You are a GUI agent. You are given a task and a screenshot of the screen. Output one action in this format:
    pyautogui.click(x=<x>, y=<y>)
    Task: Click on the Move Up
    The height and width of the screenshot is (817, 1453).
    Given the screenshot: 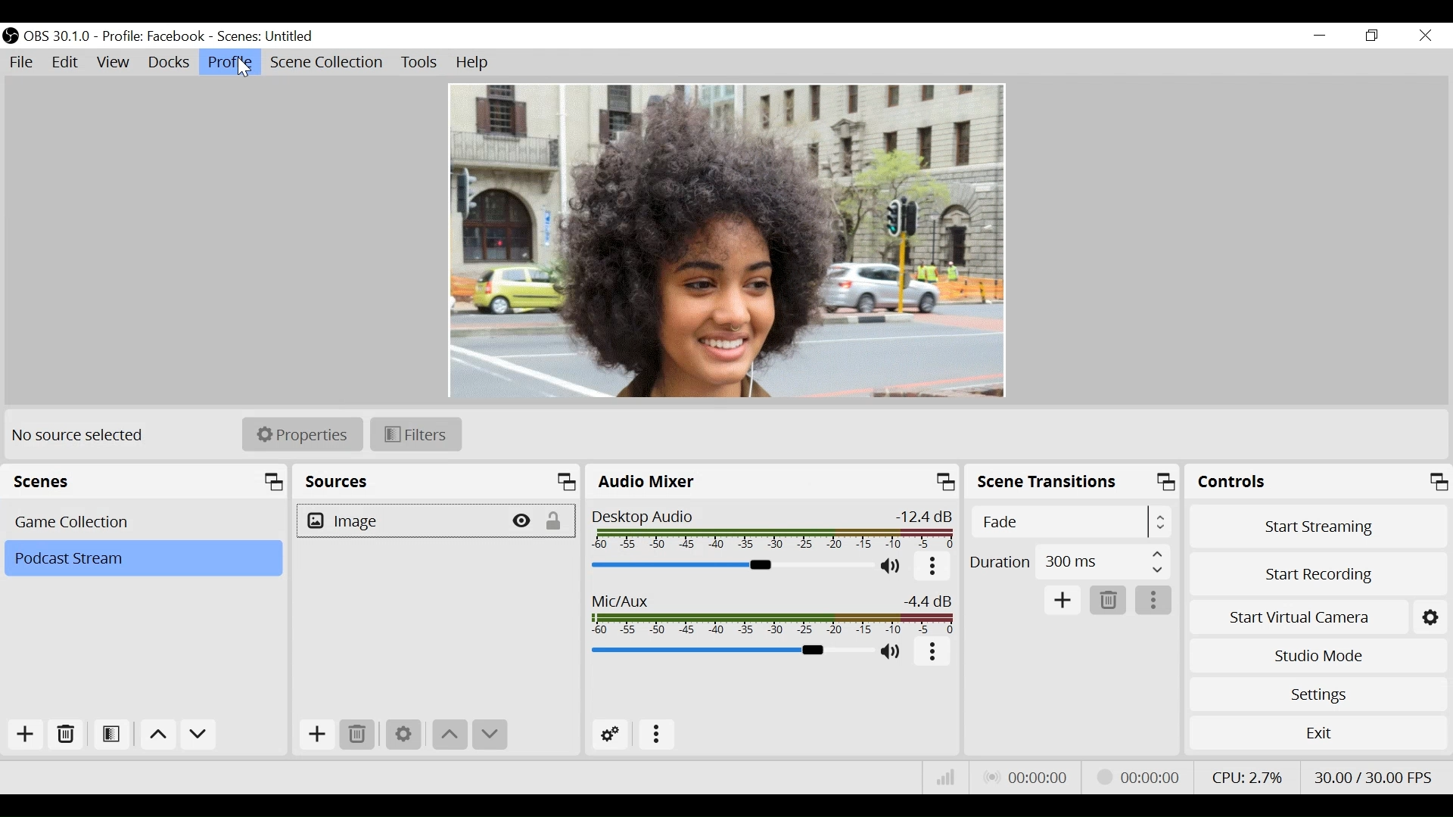 What is the action you would take?
    pyautogui.click(x=449, y=737)
    